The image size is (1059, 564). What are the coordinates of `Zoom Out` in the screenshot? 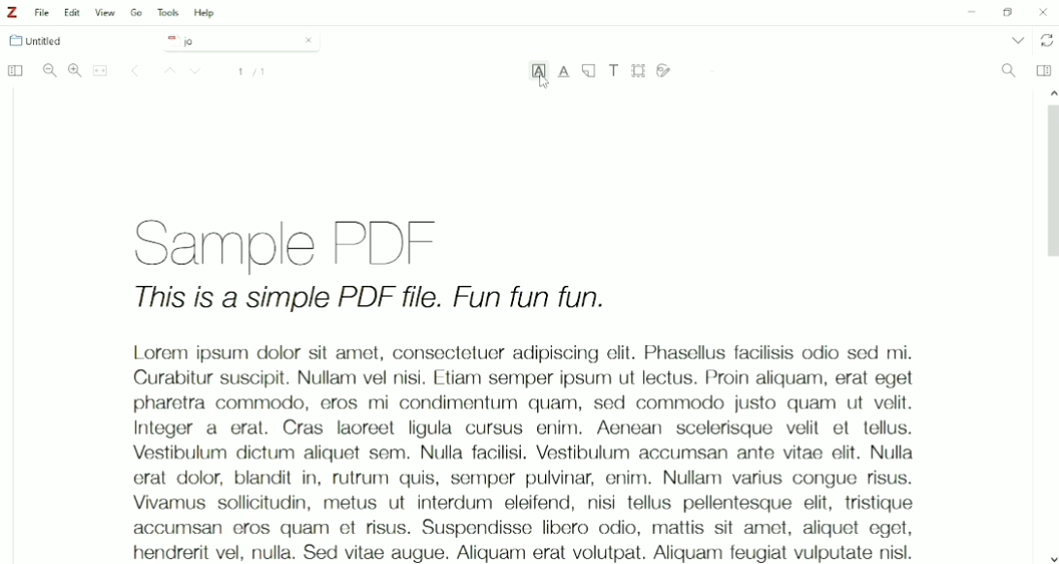 It's located at (49, 71).